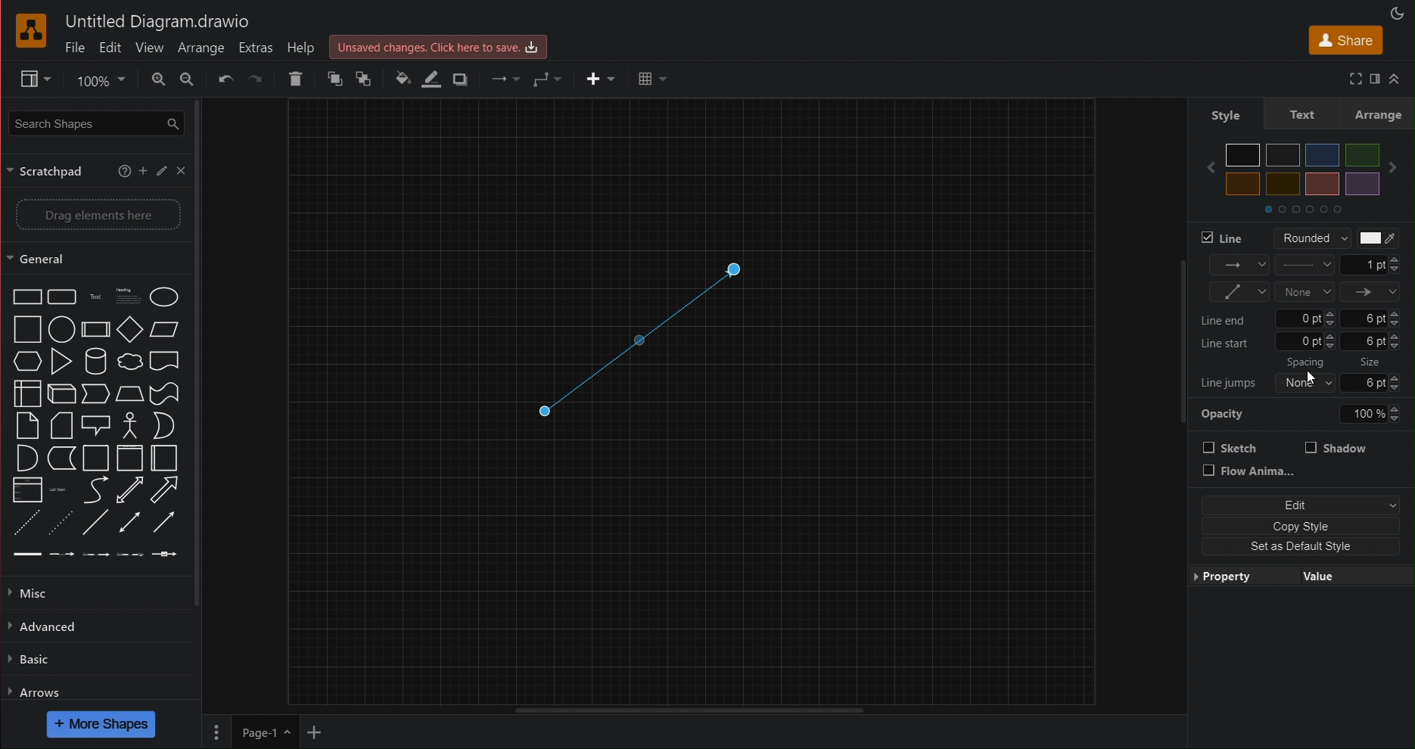  I want to click on Advanced, so click(47, 626).